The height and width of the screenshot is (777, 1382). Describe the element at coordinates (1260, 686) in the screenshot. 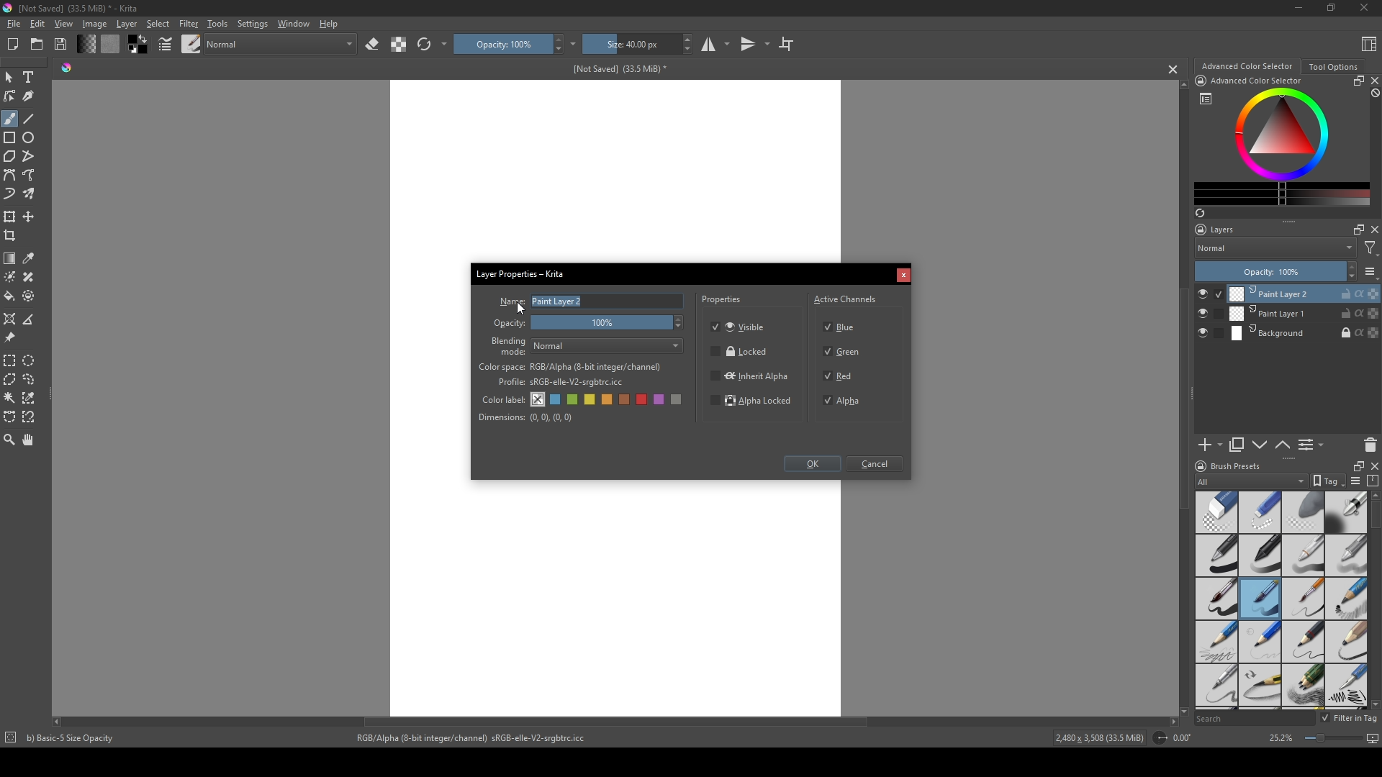

I see `pencil` at that location.